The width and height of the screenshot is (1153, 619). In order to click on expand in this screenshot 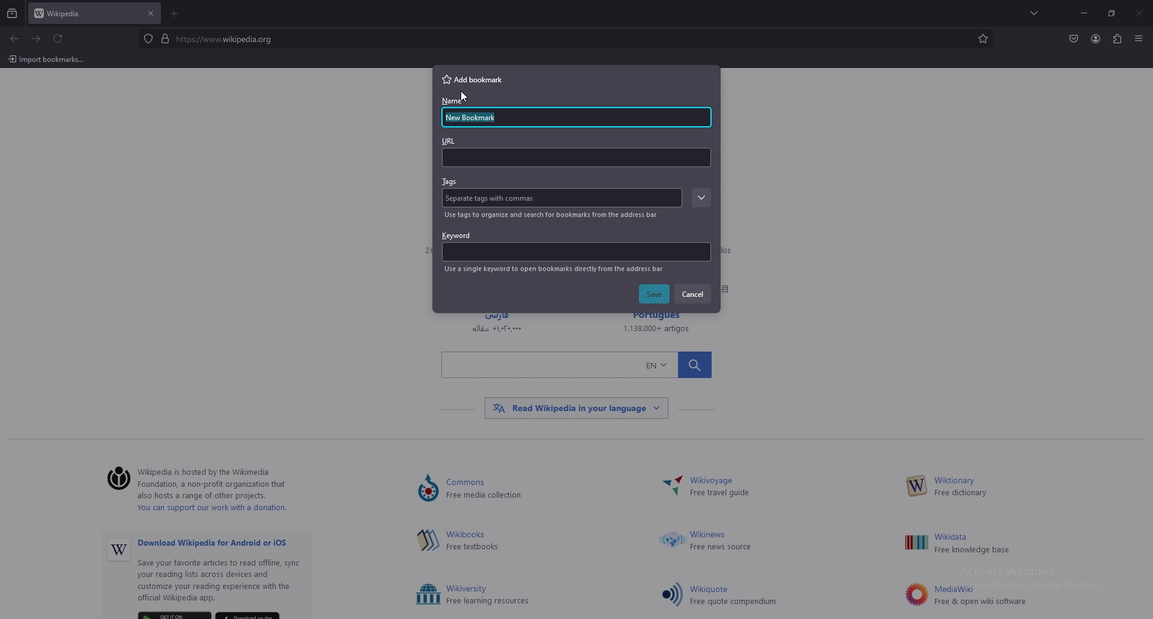, I will do `click(700, 198)`.